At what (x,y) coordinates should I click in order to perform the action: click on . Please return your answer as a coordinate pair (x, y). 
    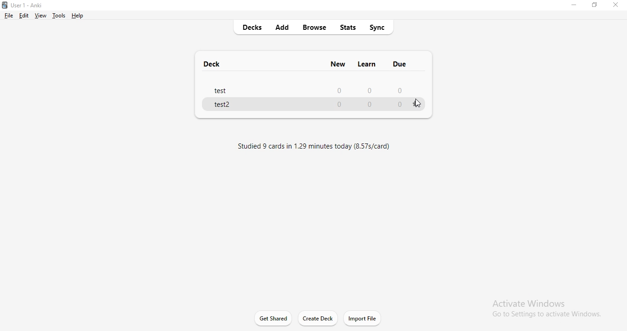
    Looking at the image, I should click on (348, 28).